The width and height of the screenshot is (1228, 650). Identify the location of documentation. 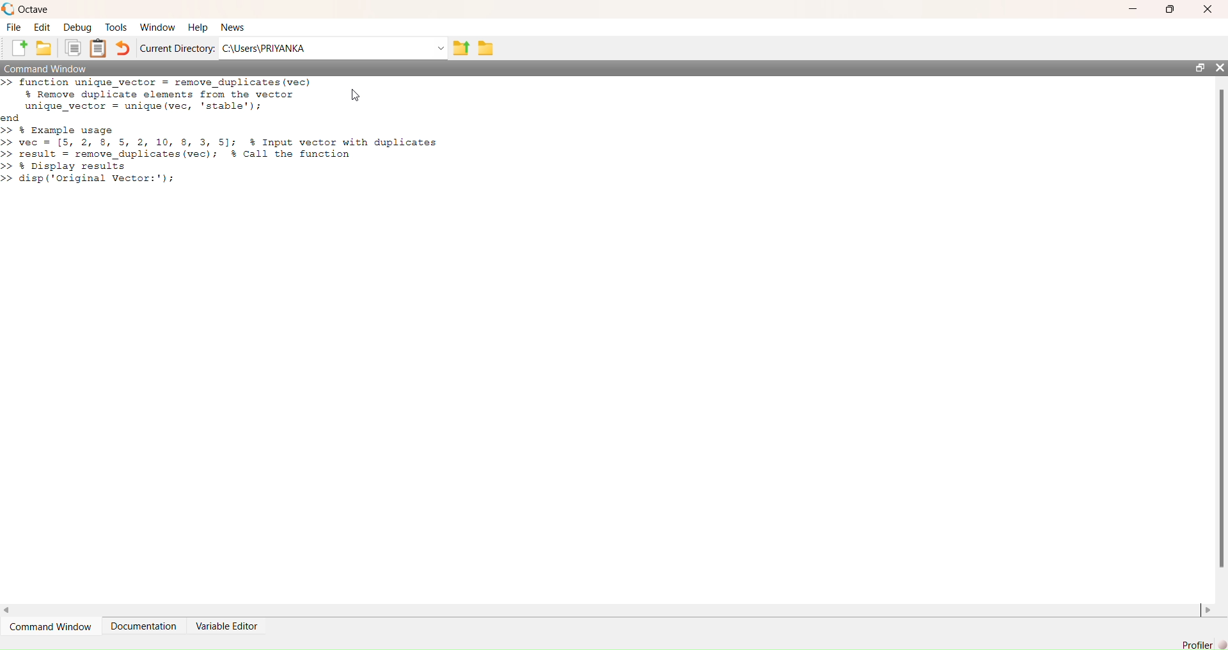
(145, 626).